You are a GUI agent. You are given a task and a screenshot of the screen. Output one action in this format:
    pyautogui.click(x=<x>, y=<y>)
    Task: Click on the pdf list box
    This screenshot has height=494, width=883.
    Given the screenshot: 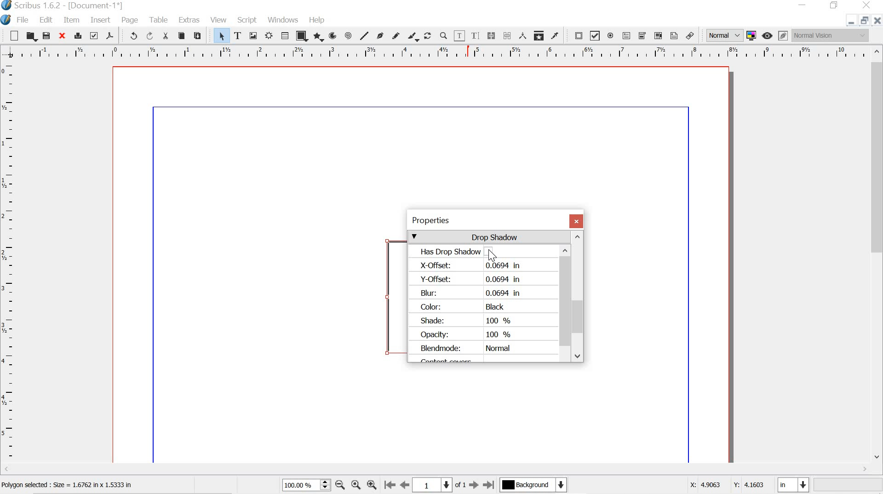 What is the action you would take?
    pyautogui.click(x=657, y=35)
    